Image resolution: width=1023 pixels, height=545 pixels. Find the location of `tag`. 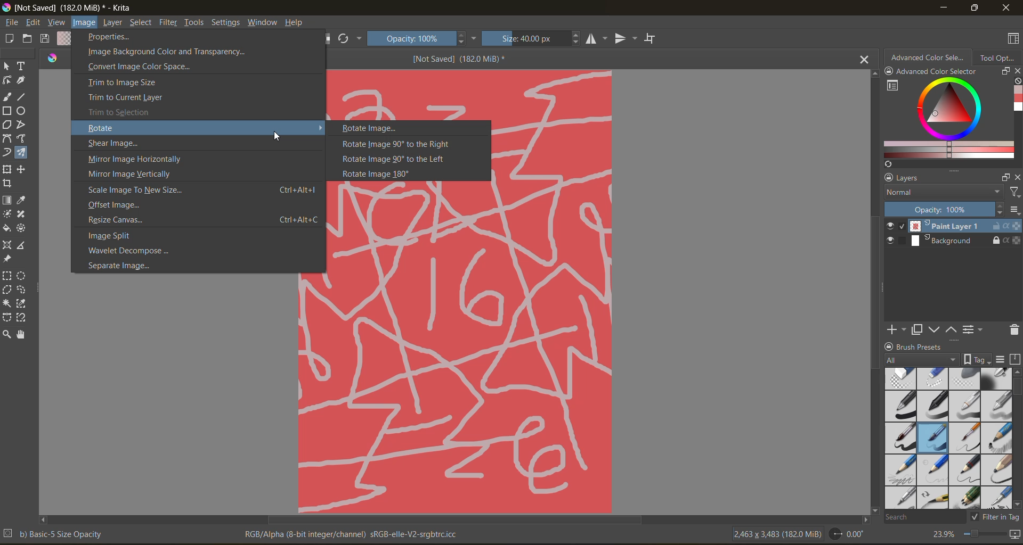

tag is located at coordinates (921, 360).